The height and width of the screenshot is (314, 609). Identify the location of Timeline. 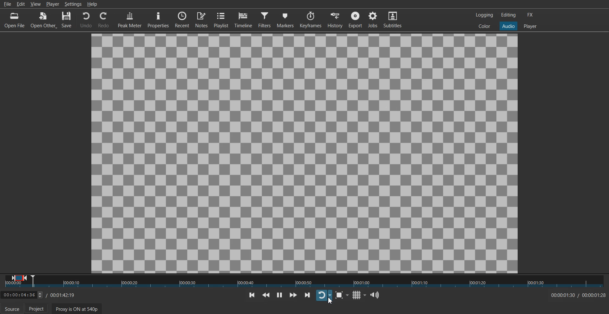
(243, 20).